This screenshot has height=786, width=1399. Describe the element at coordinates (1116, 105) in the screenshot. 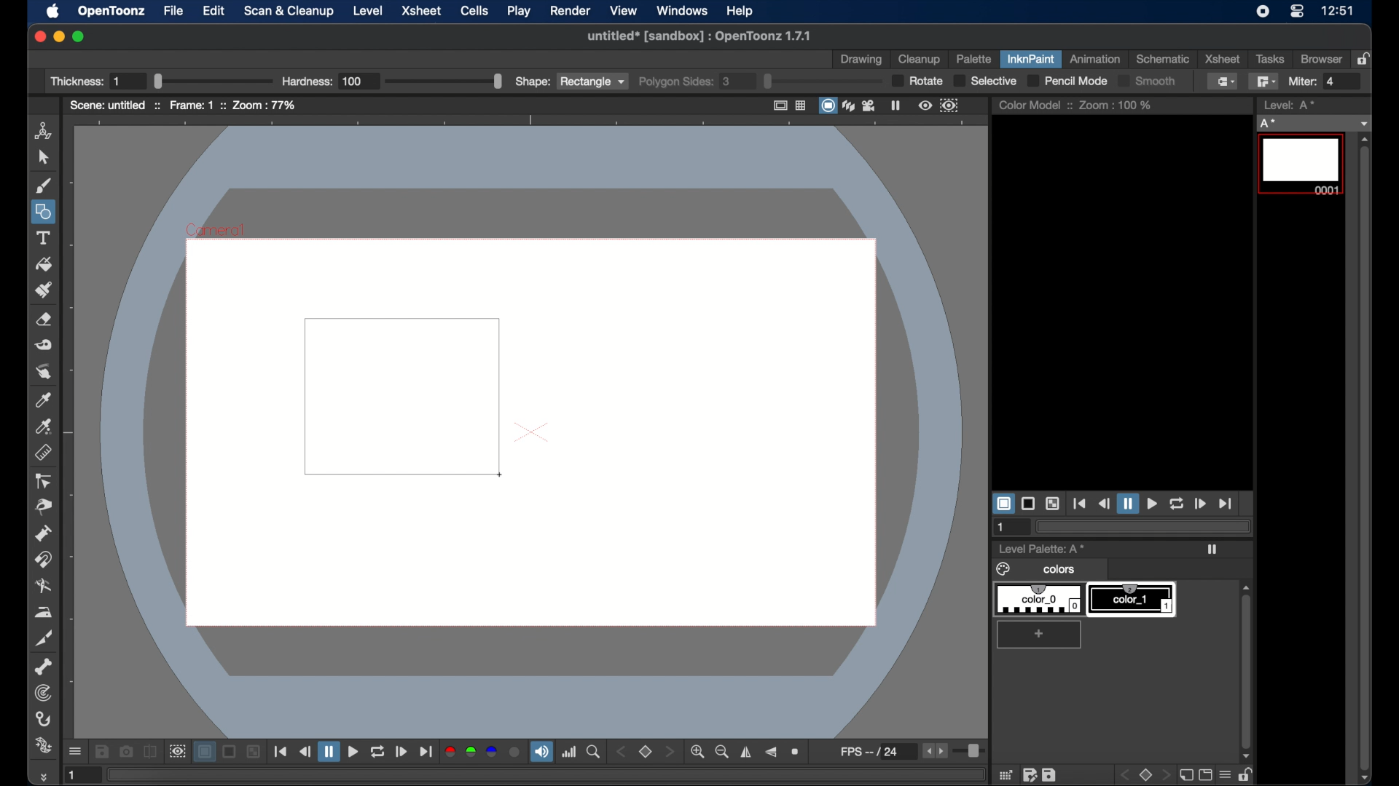

I see `zoom : 100%` at that location.